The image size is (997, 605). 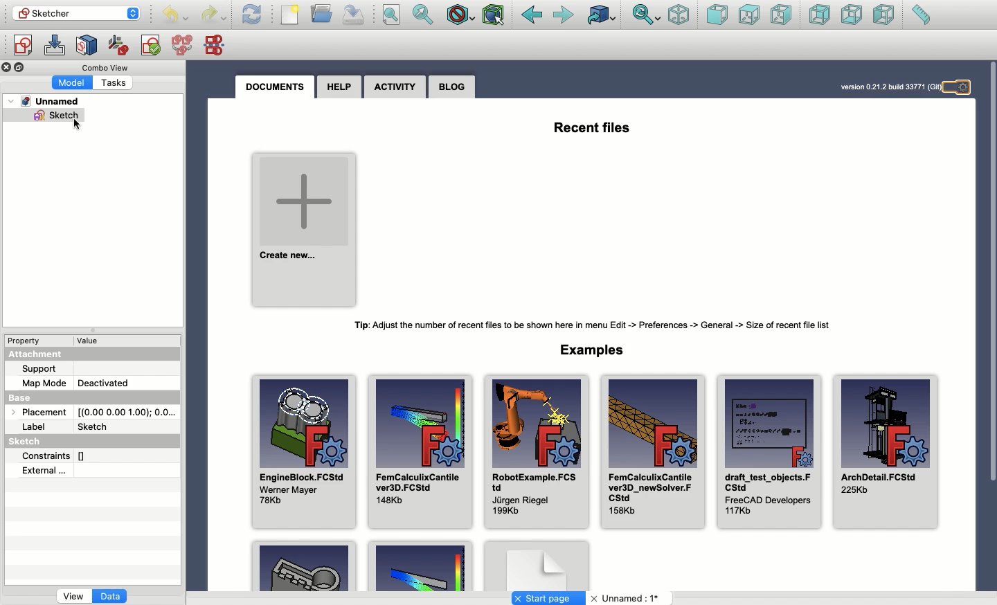 I want to click on Examples, so click(x=420, y=567).